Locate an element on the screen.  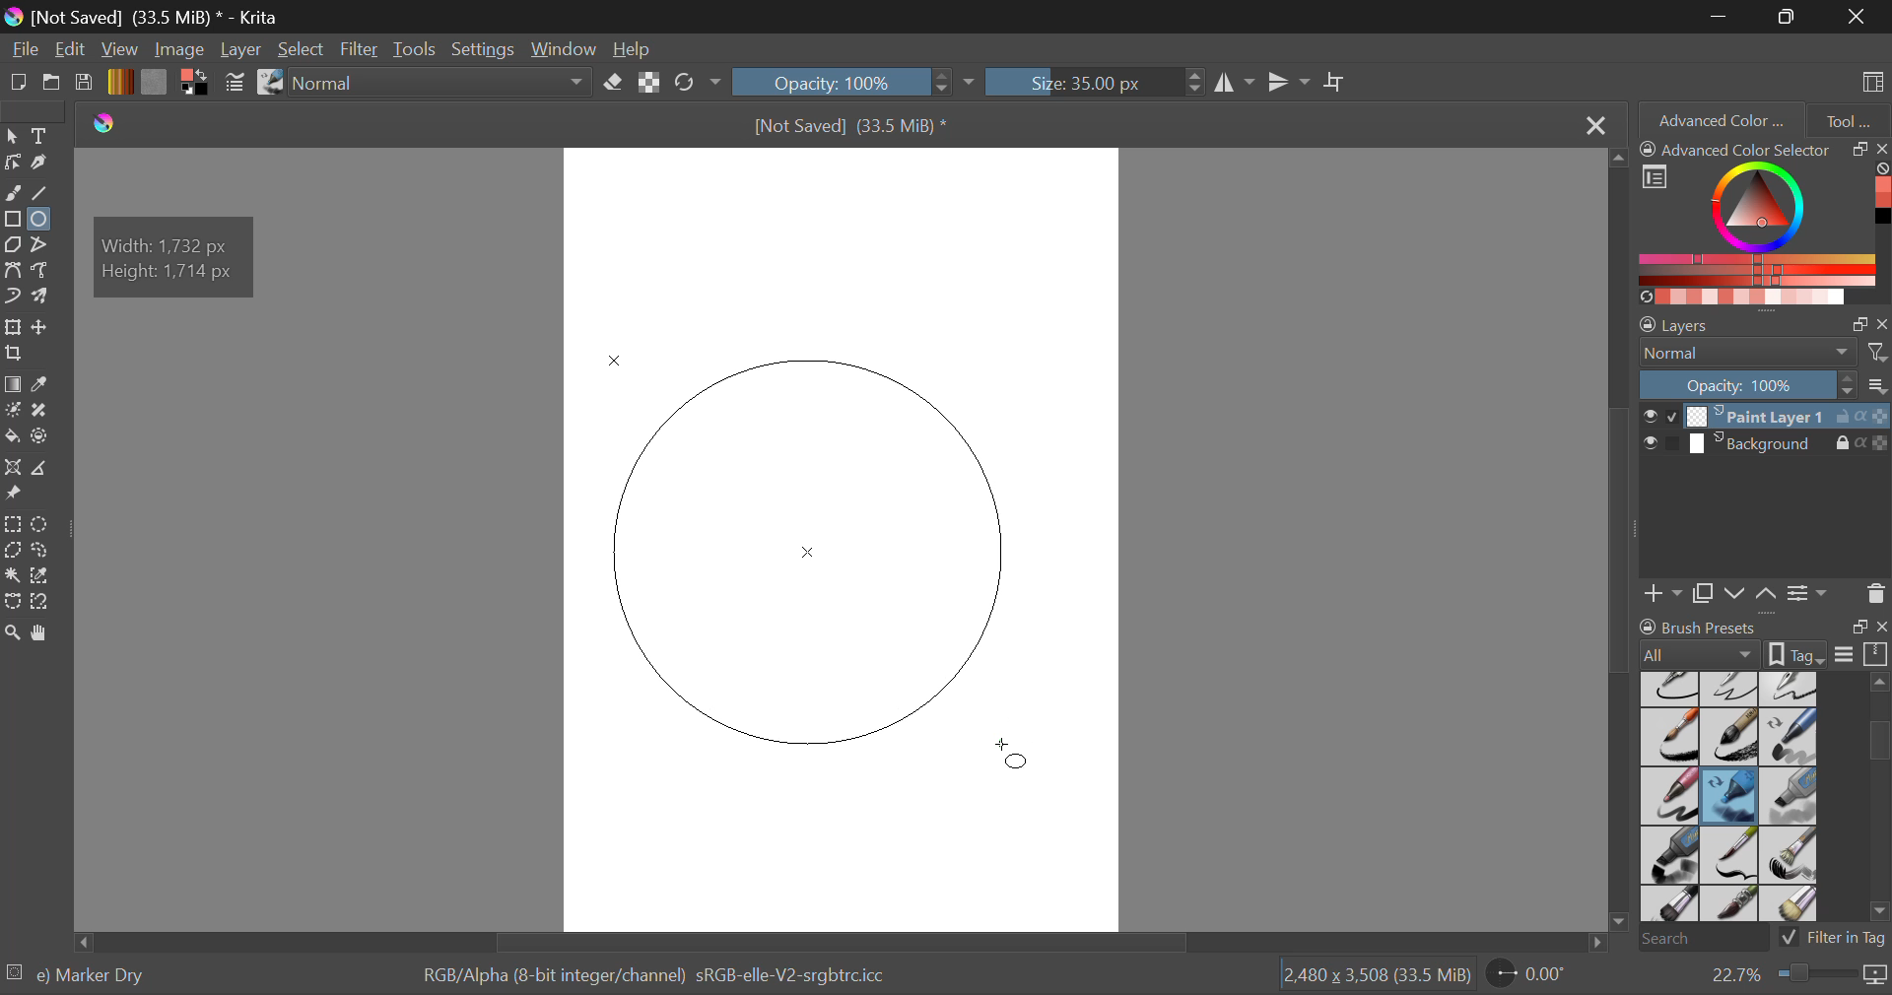
Ink-3 Gpen is located at coordinates (1732, 689).